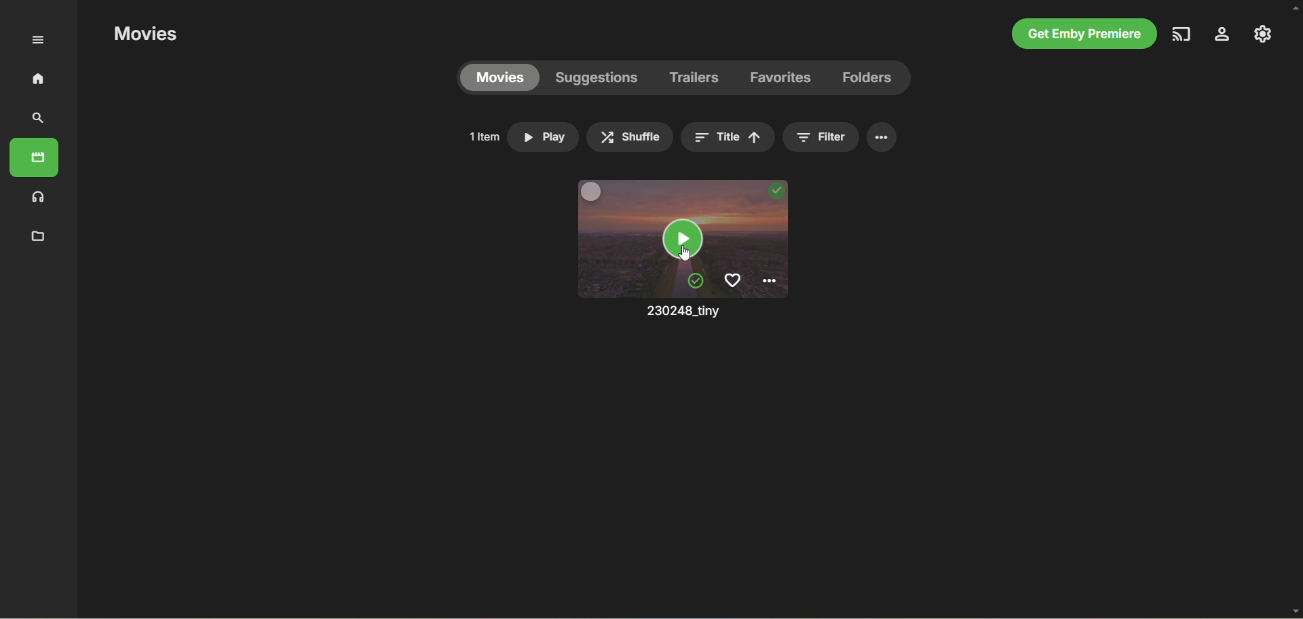 This screenshot has height=619, width=1303. I want to click on movie name, so click(679, 314).